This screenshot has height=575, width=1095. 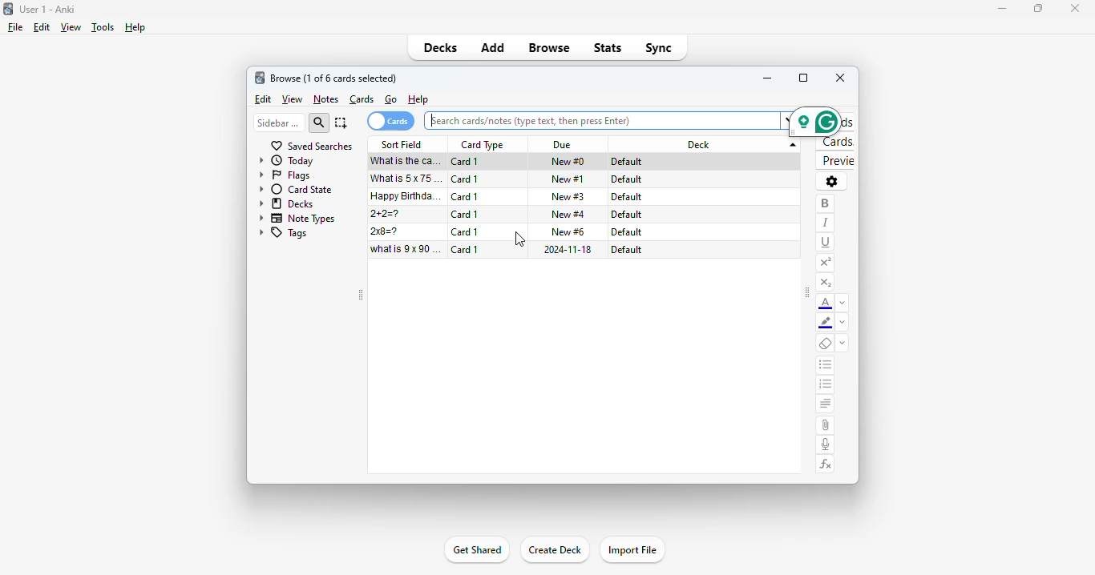 I want to click on User 1 - Anki, so click(x=47, y=9).